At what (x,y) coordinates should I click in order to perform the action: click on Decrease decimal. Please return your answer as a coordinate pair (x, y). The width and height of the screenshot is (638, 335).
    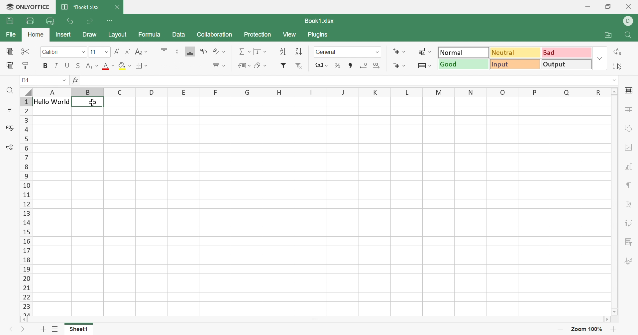
    Looking at the image, I should click on (363, 67).